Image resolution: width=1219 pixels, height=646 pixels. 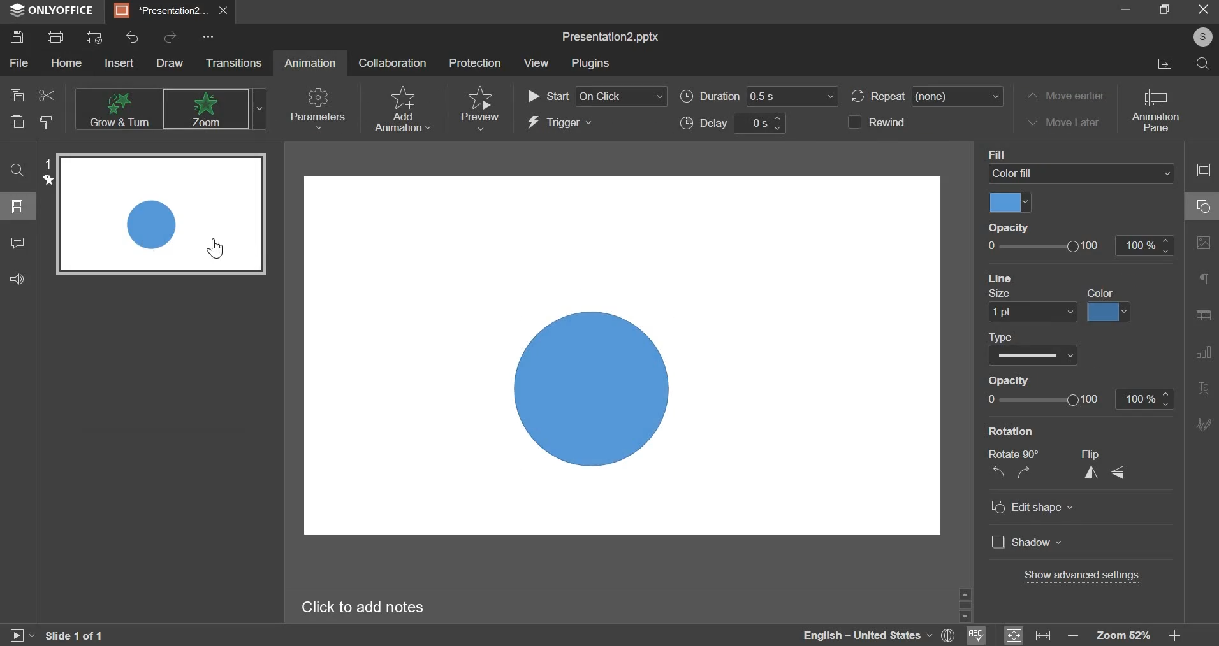 What do you see at coordinates (67, 66) in the screenshot?
I see `Hol` at bounding box center [67, 66].